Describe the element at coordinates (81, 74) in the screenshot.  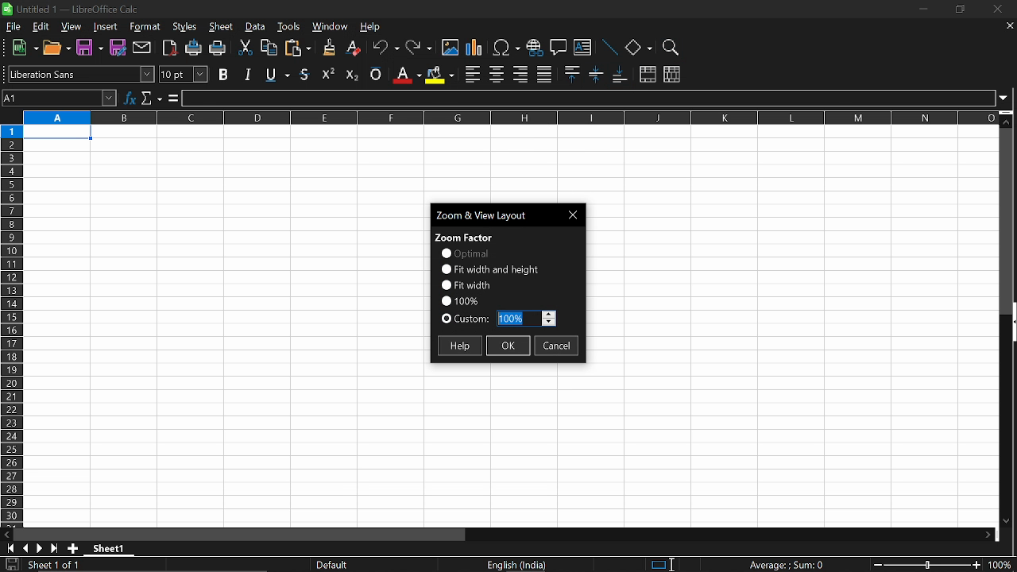
I see `text style` at that location.